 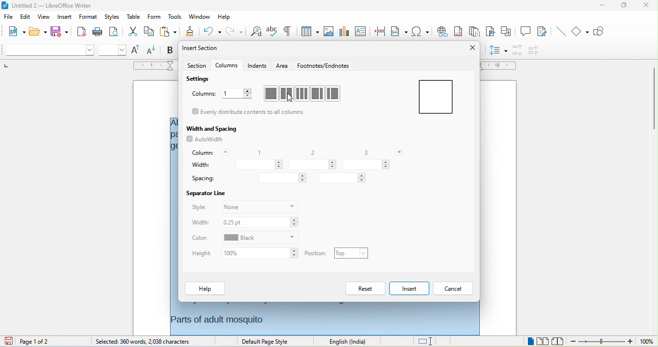 What do you see at coordinates (525, 31) in the screenshot?
I see `comment` at bounding box center [525, 31].